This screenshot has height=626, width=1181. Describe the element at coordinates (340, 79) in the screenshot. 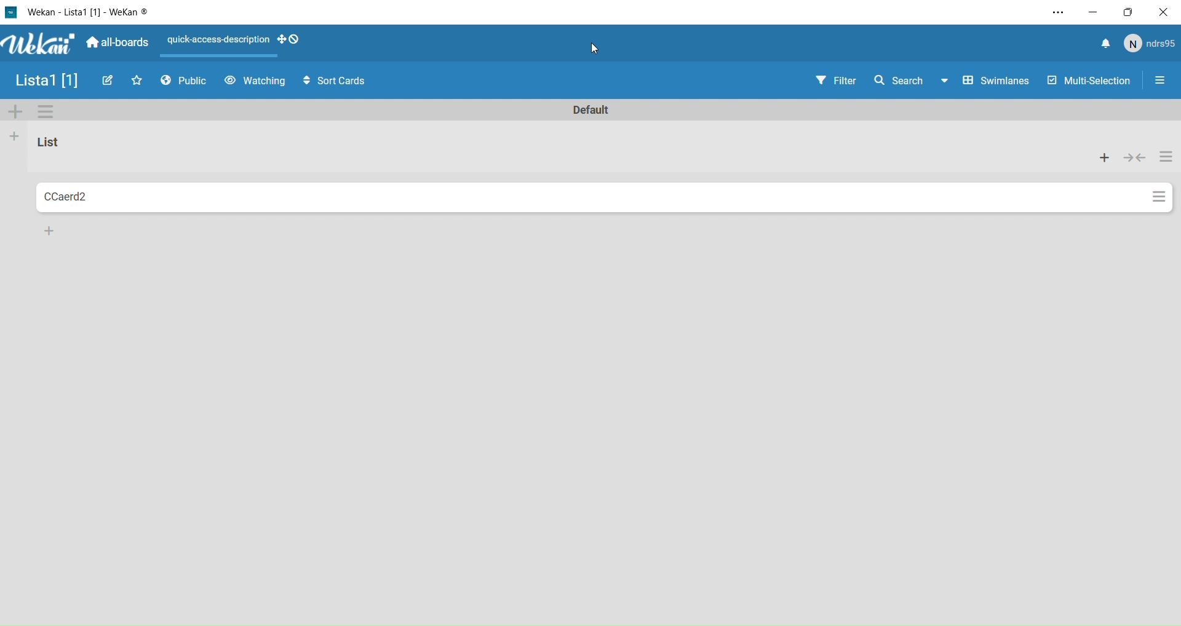

I see `Sort Cards` at that location.